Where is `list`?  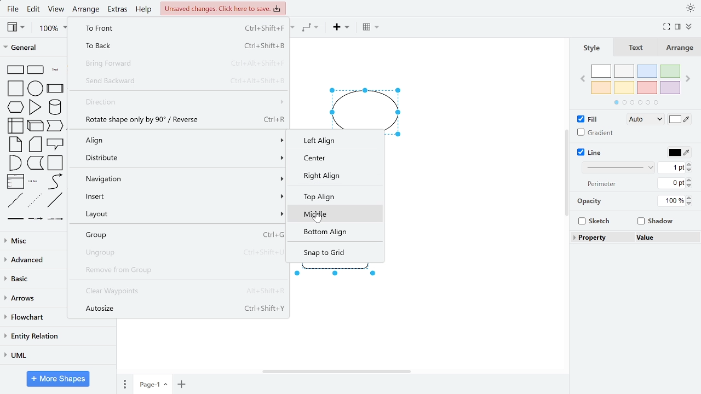 list is located at coordinates (16, 181).